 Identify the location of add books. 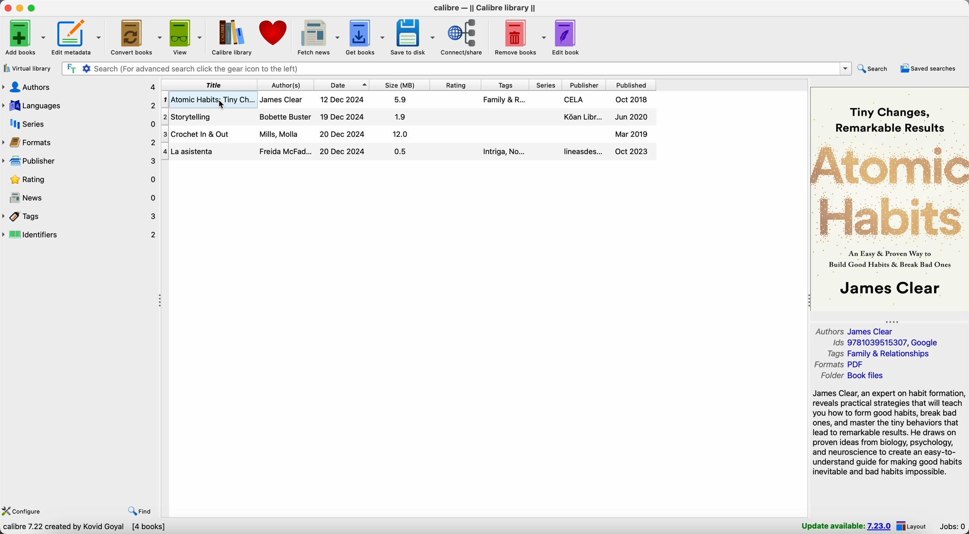
(24, 39).